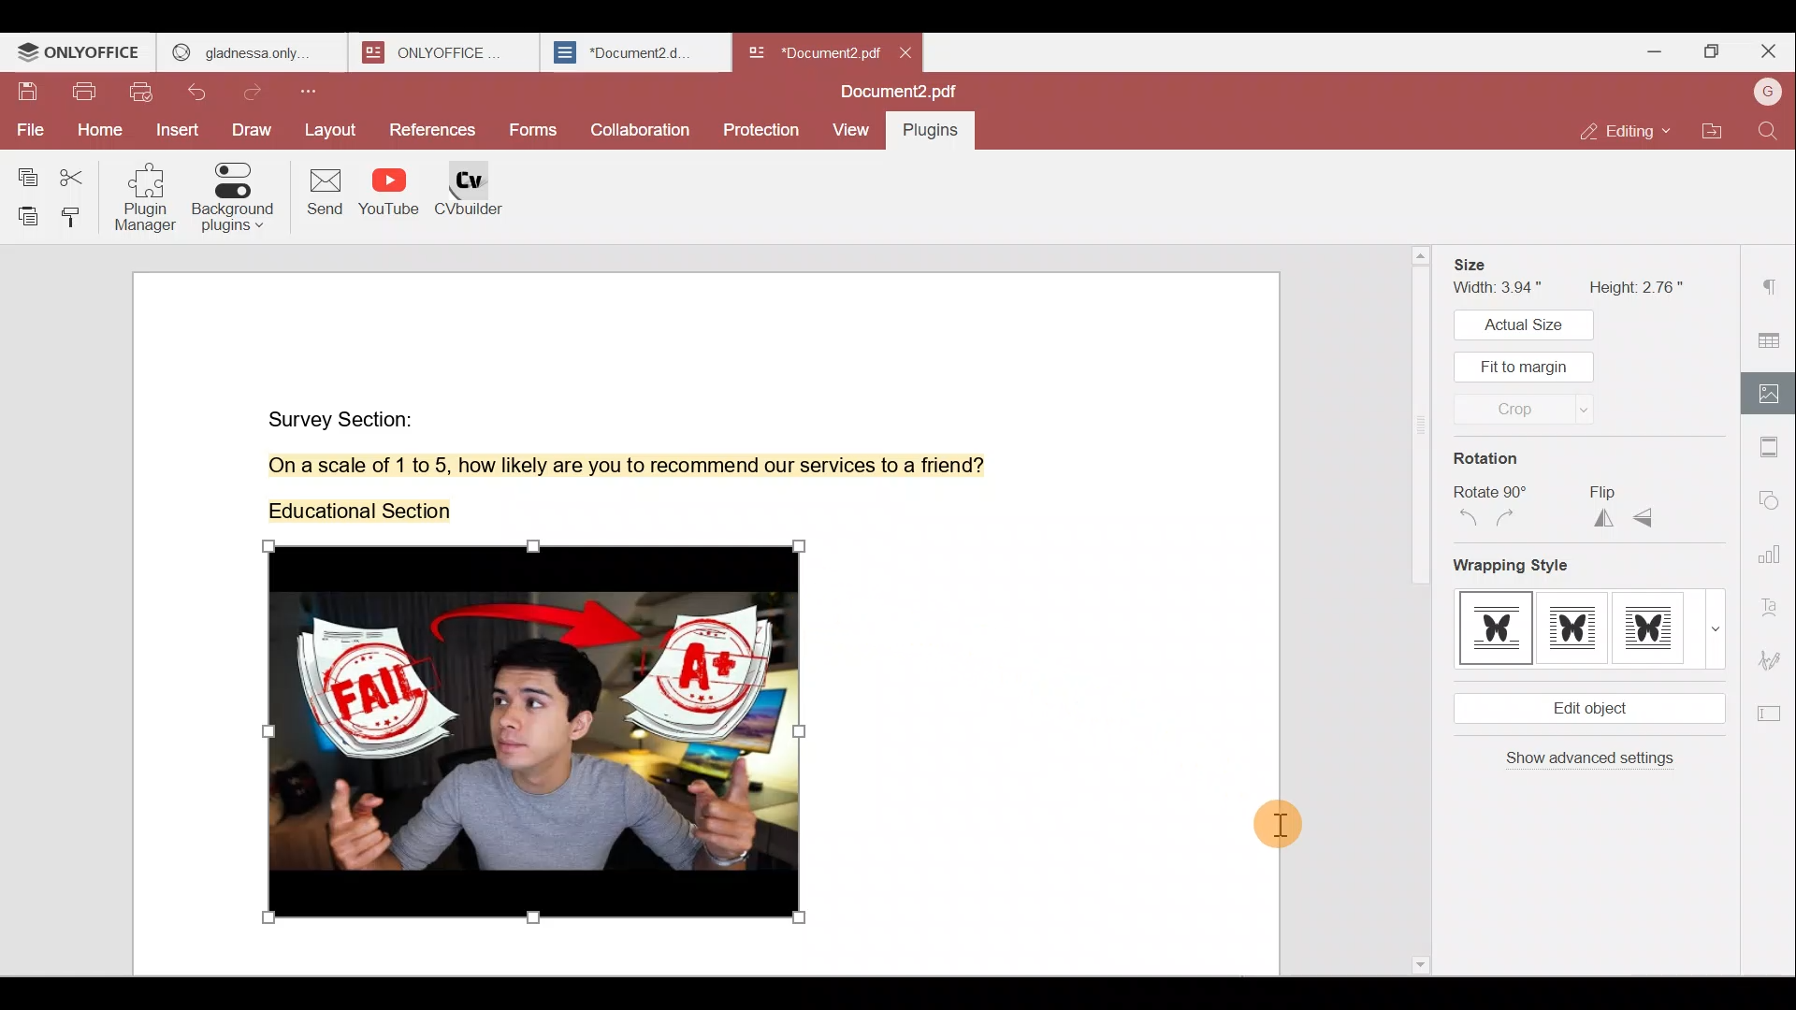 This screenshot has width=1796, height=1010. Describe the element at coordinates (1713, 134) in the screenshot. I see `Open file location` at that location.